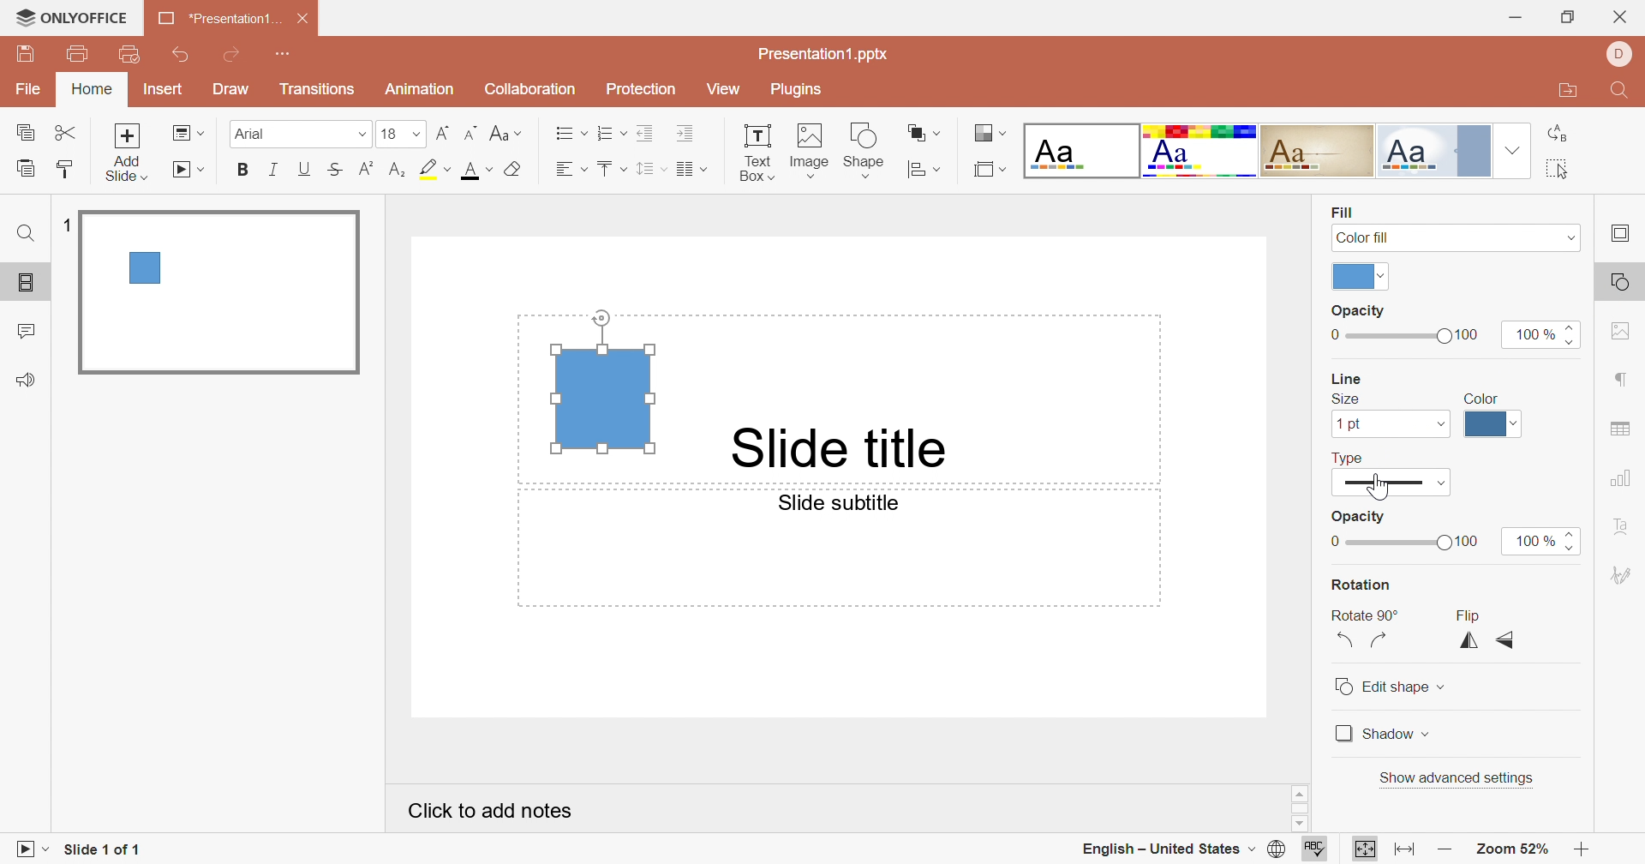 This screenshot has height=864, width=1645. Describe the element at coordinates (1377, 486) in the screenshot. I see `Cursor` at that location.